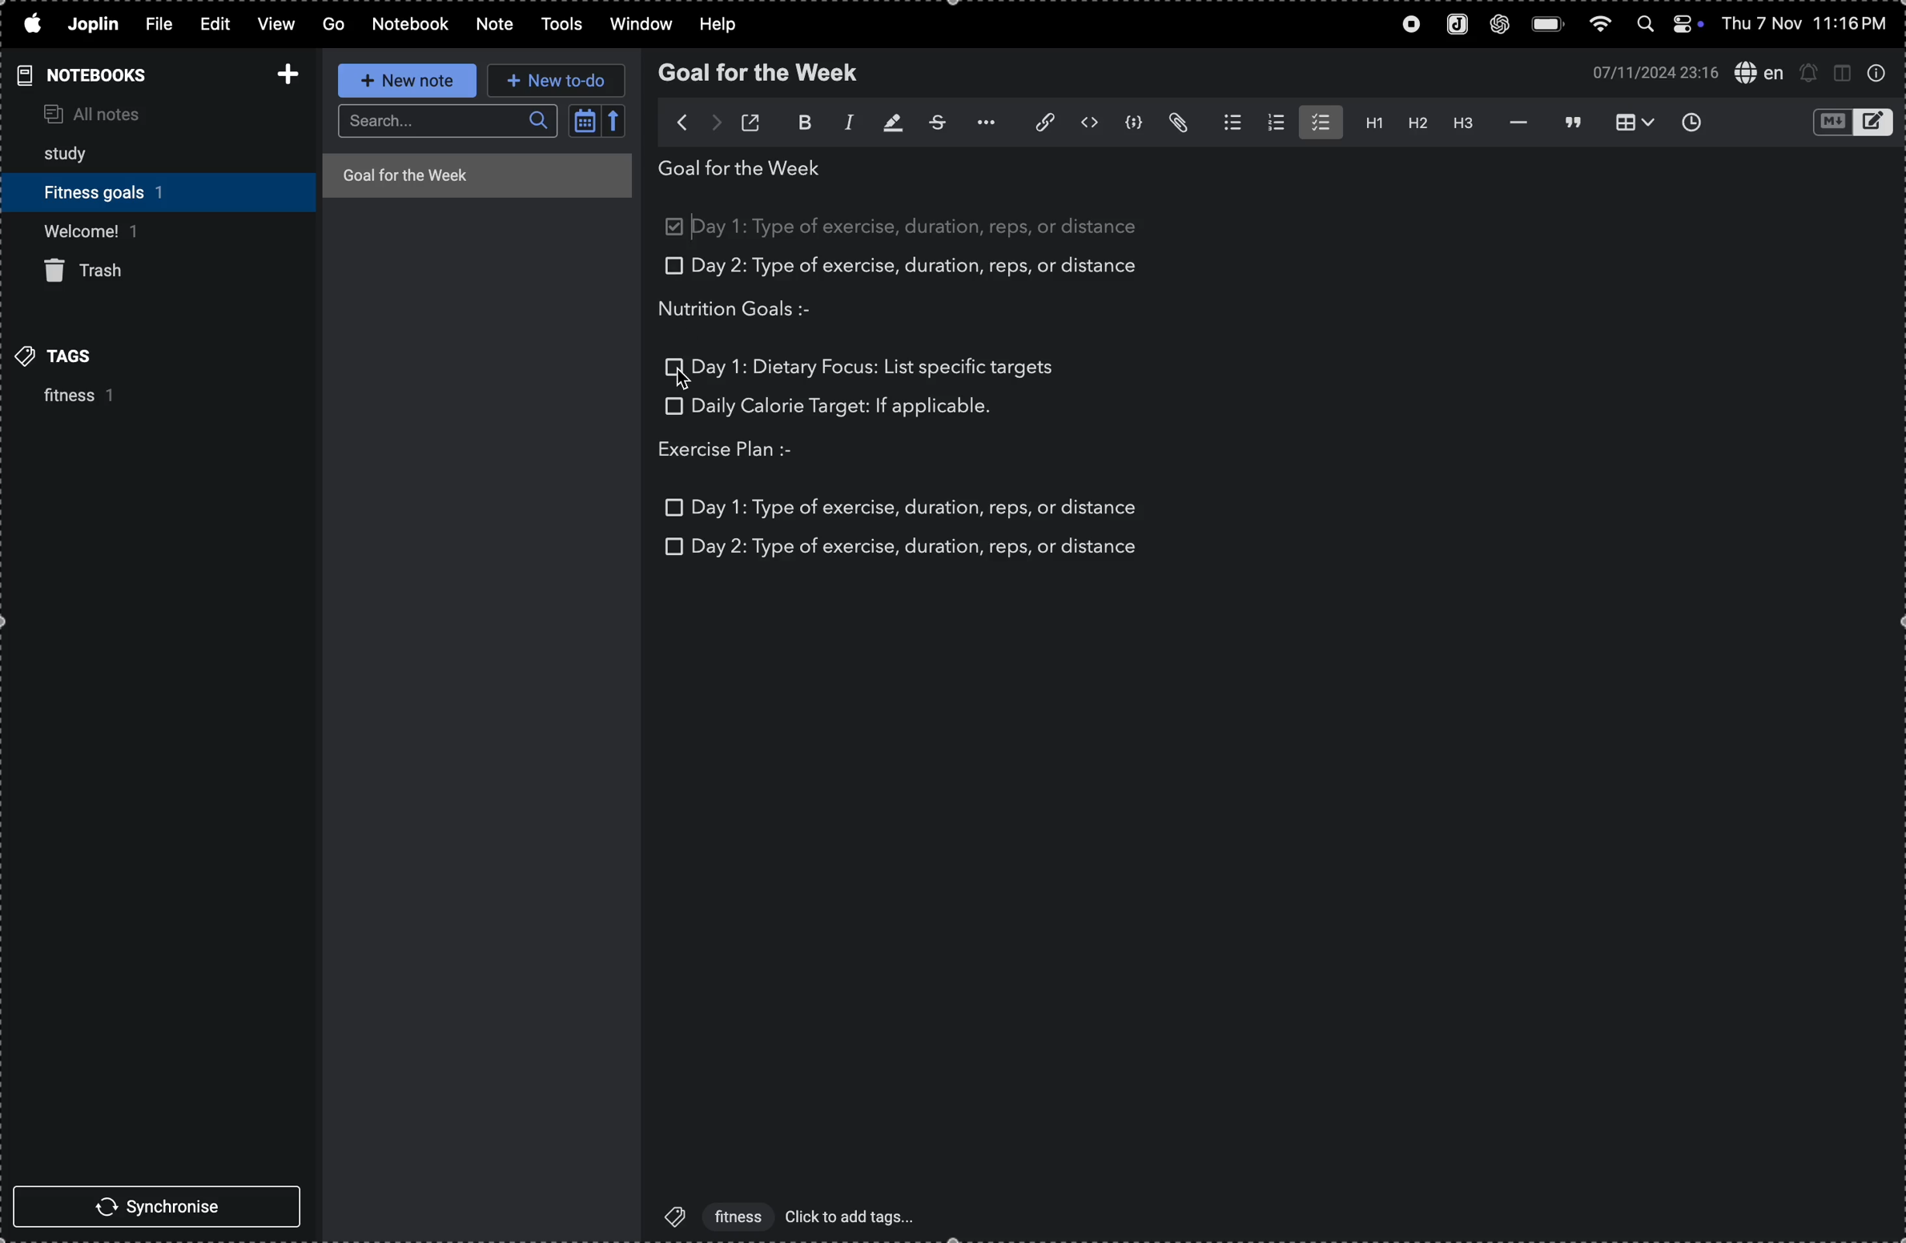 The image size is (1906, 1243). What do you see at coordinates (747, 172) in the screenshot?
I see `goal for the week ` at bounding box center [747, 172].